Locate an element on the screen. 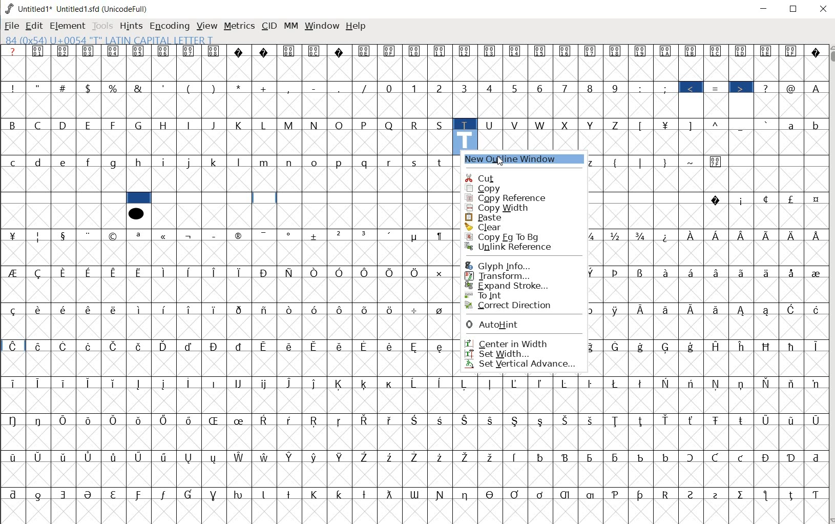 The height and width of the screenshot is (524, 835). Symbol is located at coordinates (667, 420).